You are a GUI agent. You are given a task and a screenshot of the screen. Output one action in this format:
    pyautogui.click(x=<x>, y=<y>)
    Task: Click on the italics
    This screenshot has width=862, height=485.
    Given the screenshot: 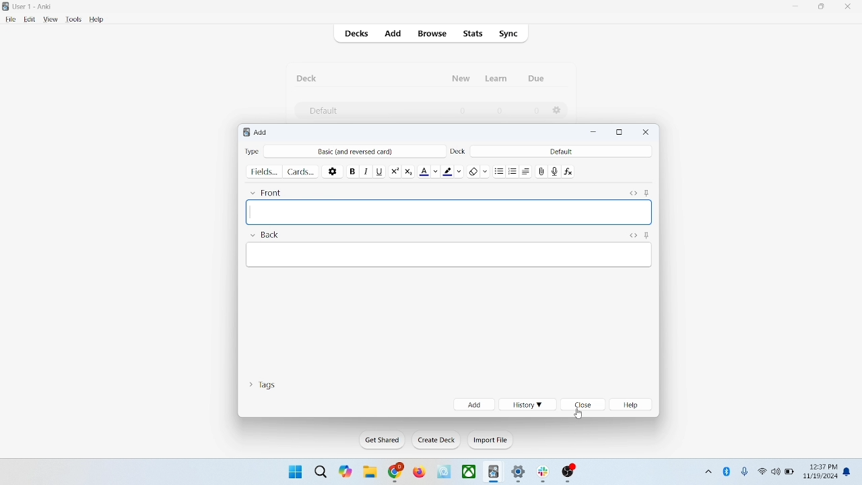 What is the action you would take?
    pyautogui.click(x=364, y=170)
    